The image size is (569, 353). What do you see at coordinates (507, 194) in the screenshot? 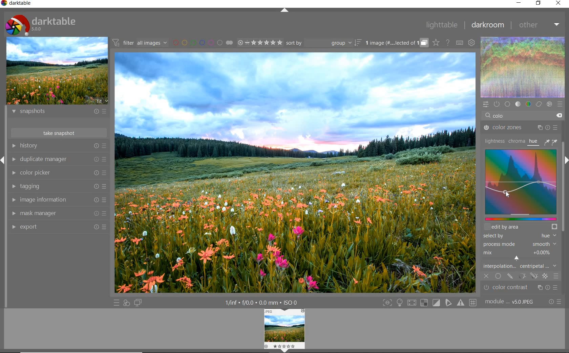
I see `cursor position` at bounding box center [507, 194].